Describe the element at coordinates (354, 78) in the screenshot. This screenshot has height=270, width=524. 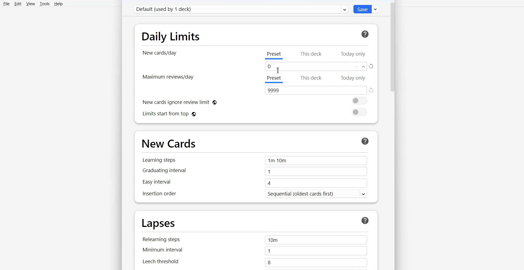
I see `Today only` at that location.